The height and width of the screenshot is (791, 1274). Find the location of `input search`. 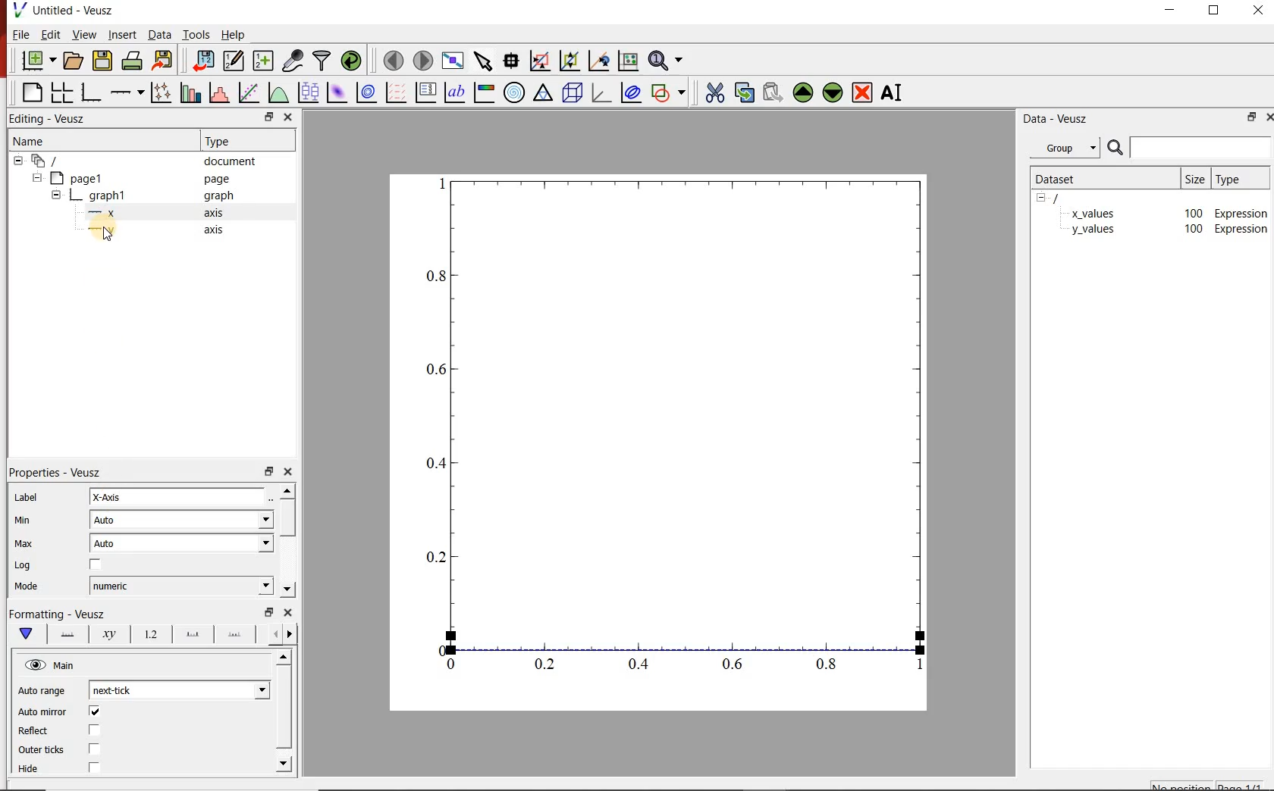

input search is located at coordinates (1200, 147).